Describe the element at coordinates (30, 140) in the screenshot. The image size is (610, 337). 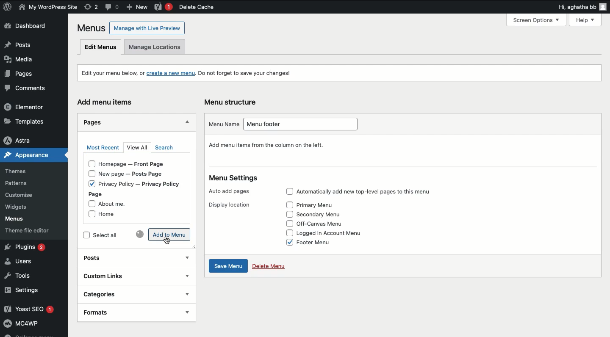
I see `Astra` at that location.